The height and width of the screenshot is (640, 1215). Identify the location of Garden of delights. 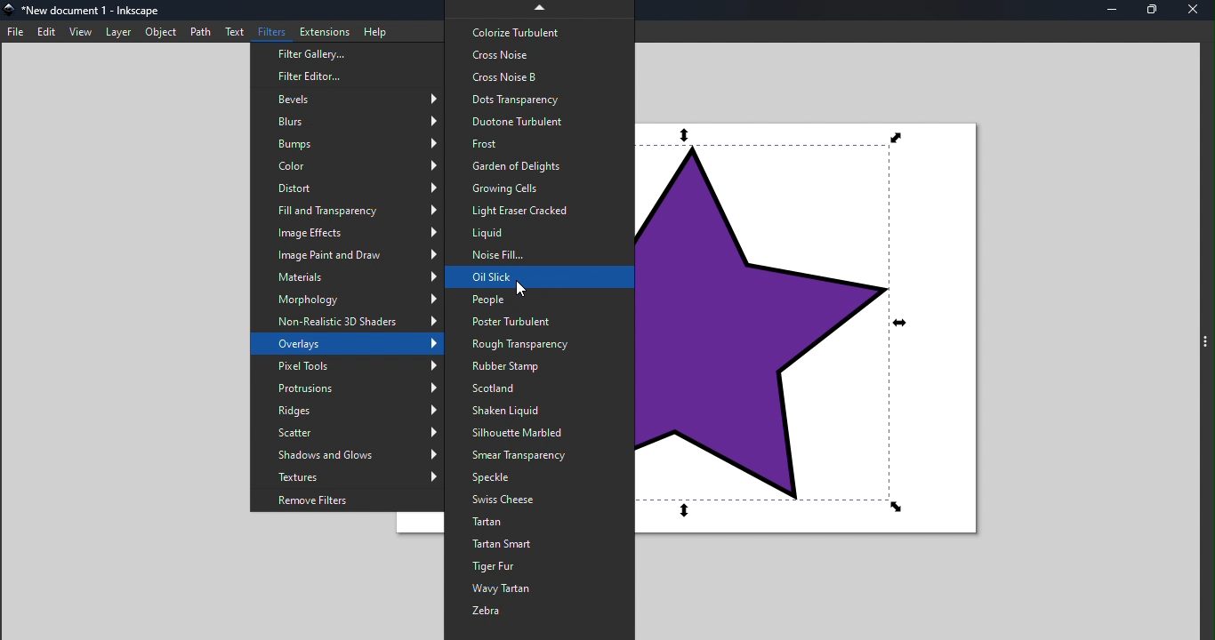
(535, 164).